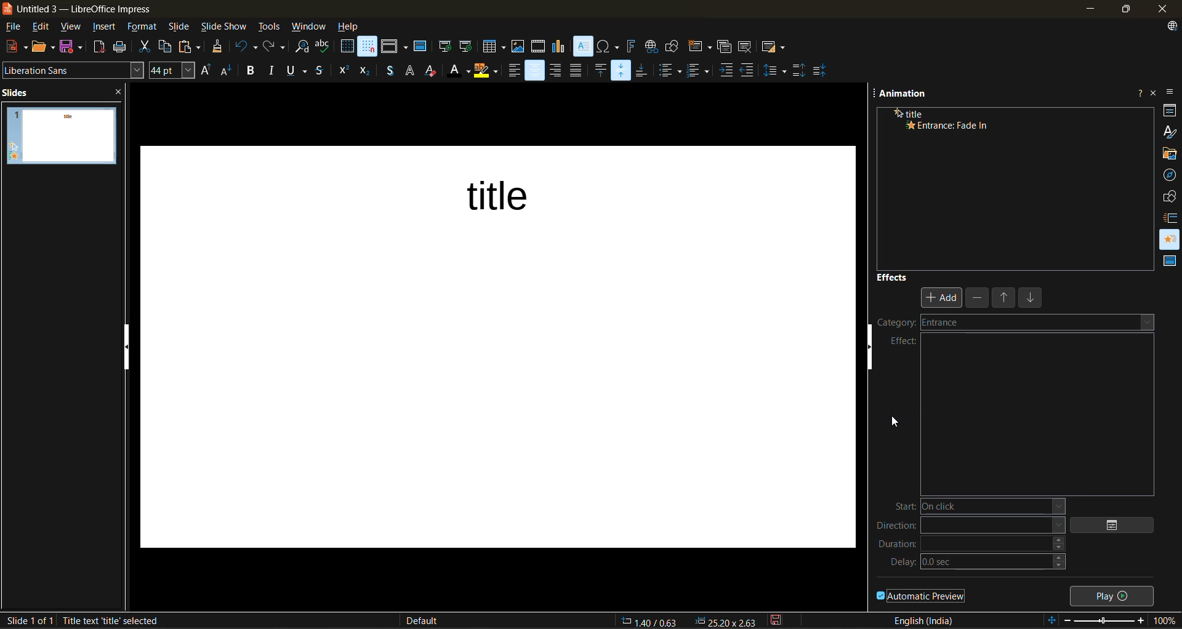 The height and width of the screenshot is (629, 1182). What do you see at coordinates (1172, 217) in the screenshot?
I see `slide transition` at bounding box center [1172, 217].